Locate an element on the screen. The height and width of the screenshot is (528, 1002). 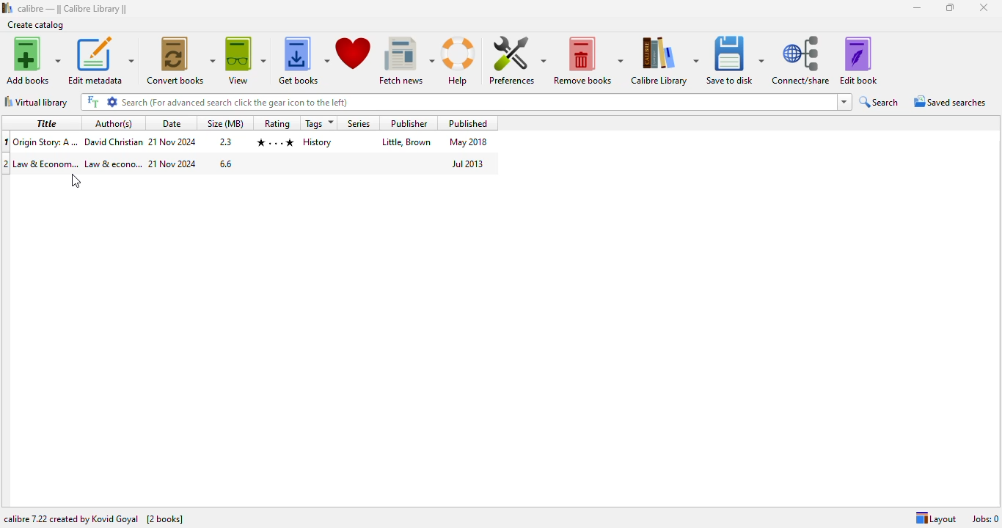
publisher is located at coordinates (406, 122).